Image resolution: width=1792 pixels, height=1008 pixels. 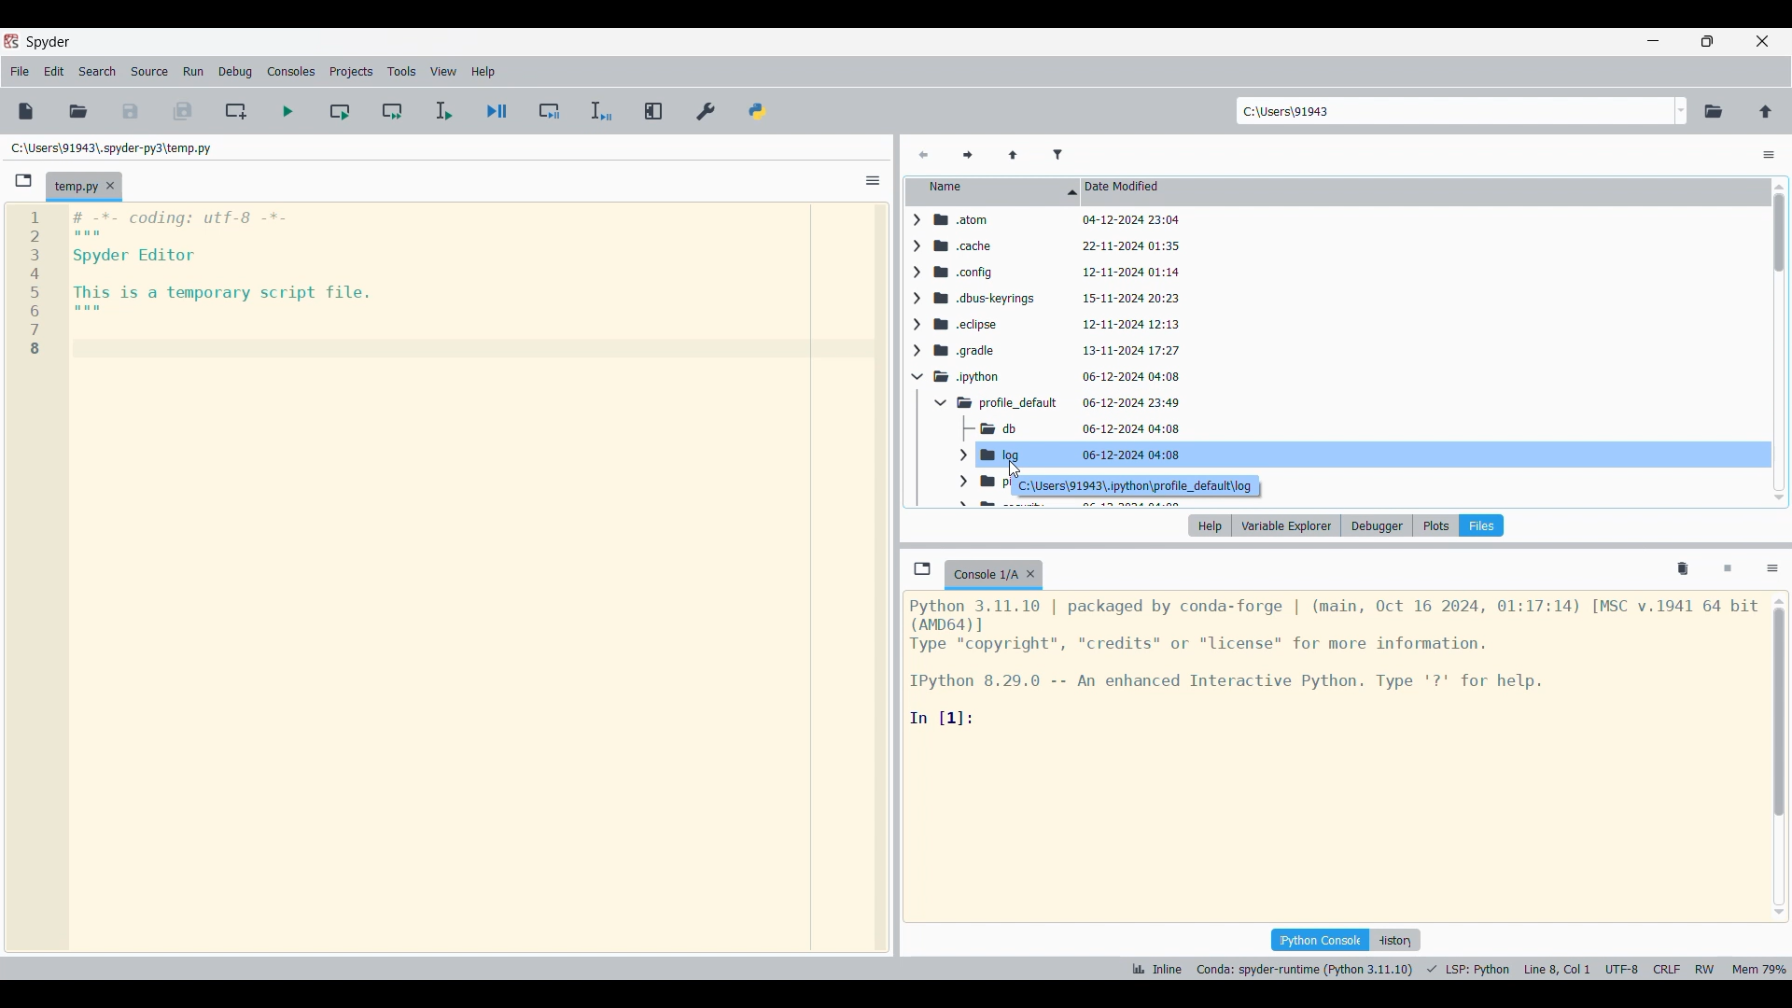 I want to click on Software name, so click(x=49, y=43).